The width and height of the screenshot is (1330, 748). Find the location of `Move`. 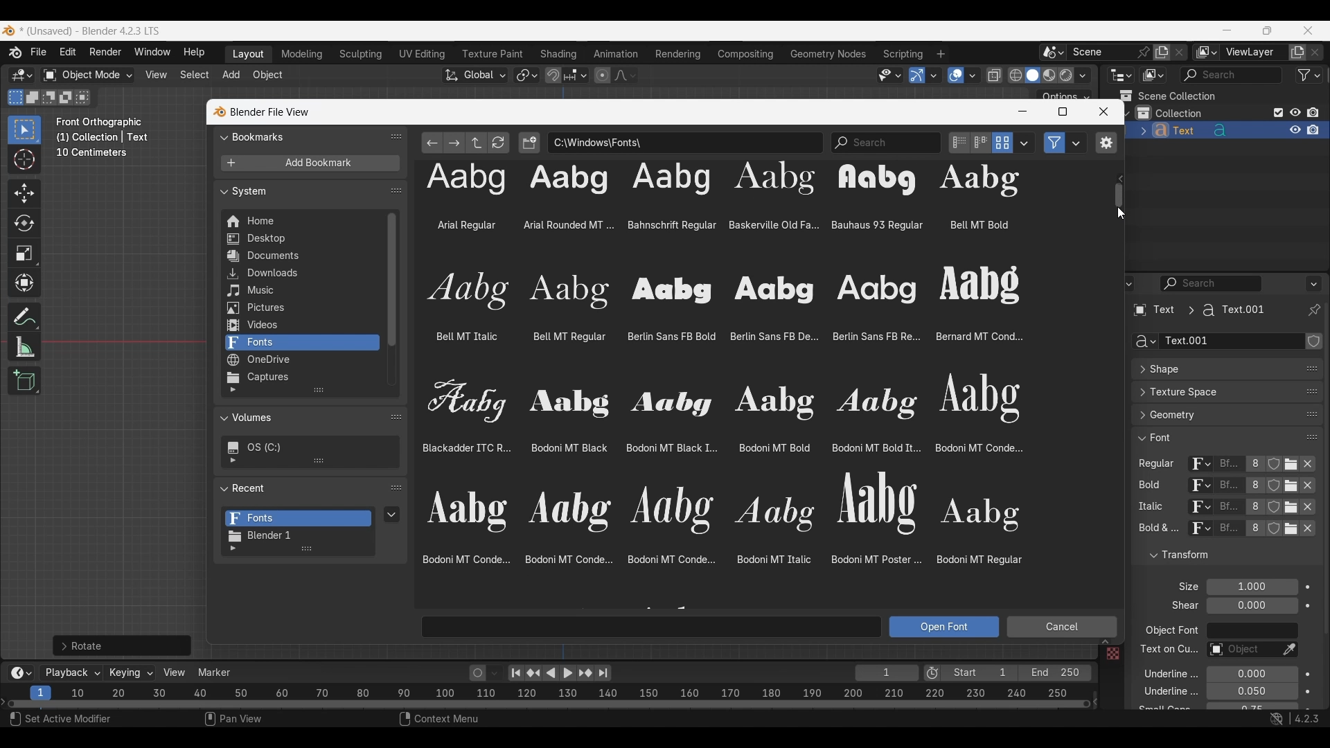

Move is located at coordinates (25, 194).